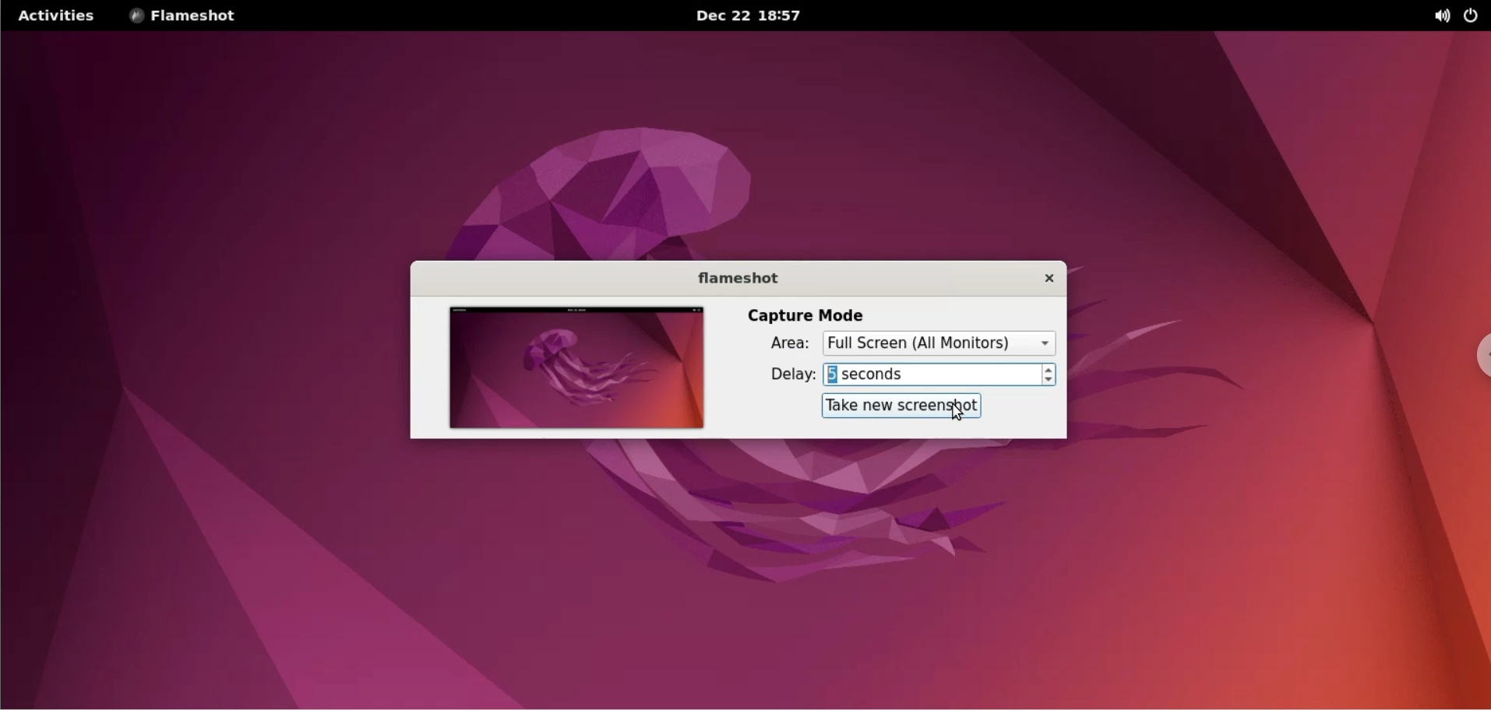  Describe the element at coordinates (1475, 357) in the screenshot. I see `chrome options` at that location.